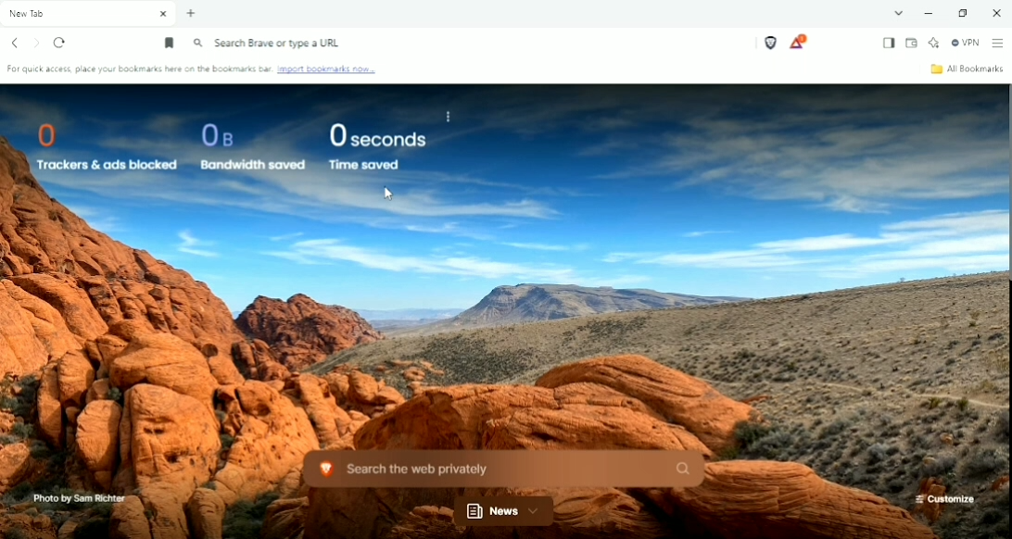 The image size is (1012, 539). I want to click on Wallet, so click(912, 43).